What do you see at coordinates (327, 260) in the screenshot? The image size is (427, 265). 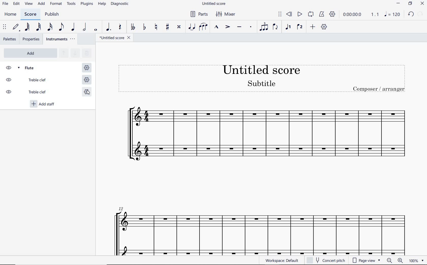 I see `concert pitch` at bounding box center [327, 260].